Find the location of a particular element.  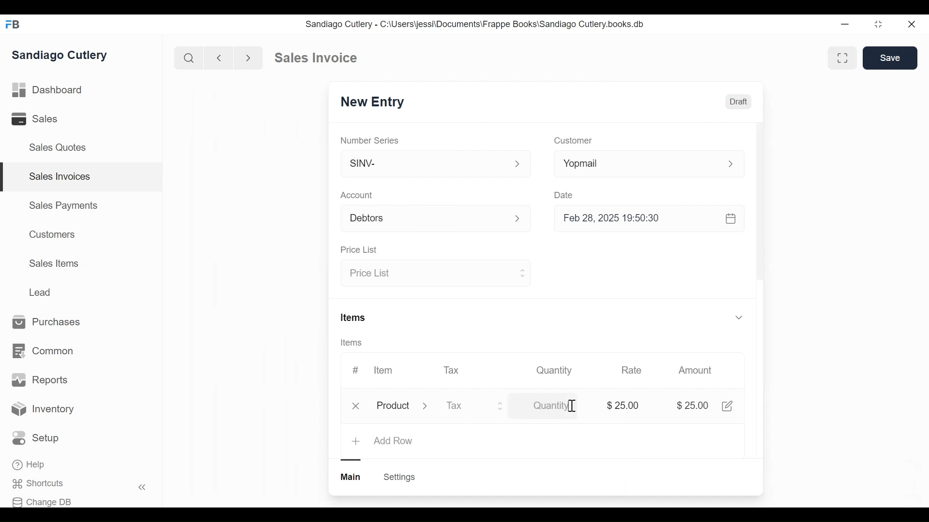

$25.00 is located at coordinates (625, 404).